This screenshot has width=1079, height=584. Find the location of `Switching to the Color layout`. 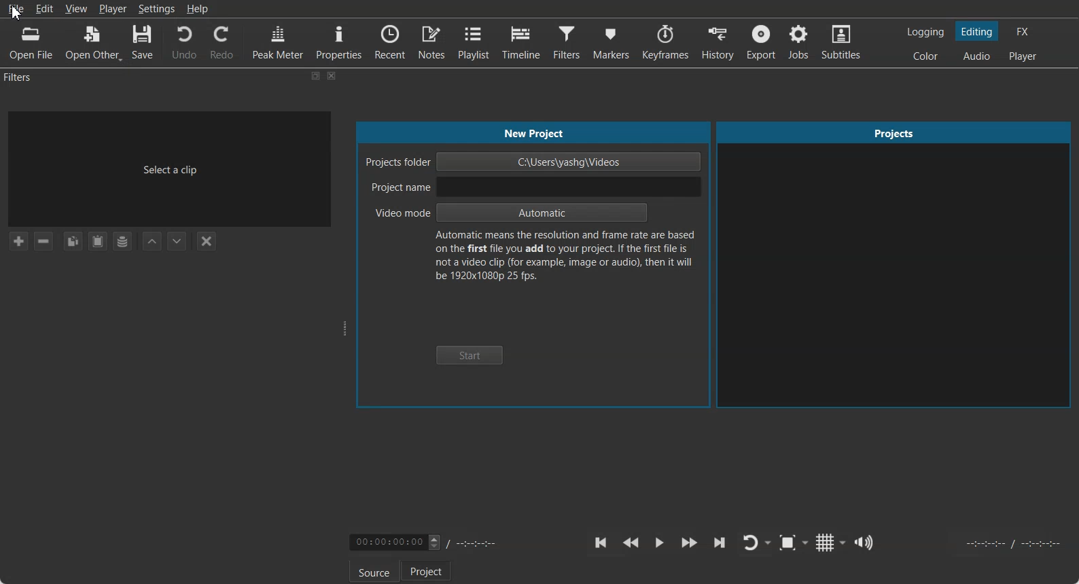

Switching to the Color layout is located at coordinates (925, 56).